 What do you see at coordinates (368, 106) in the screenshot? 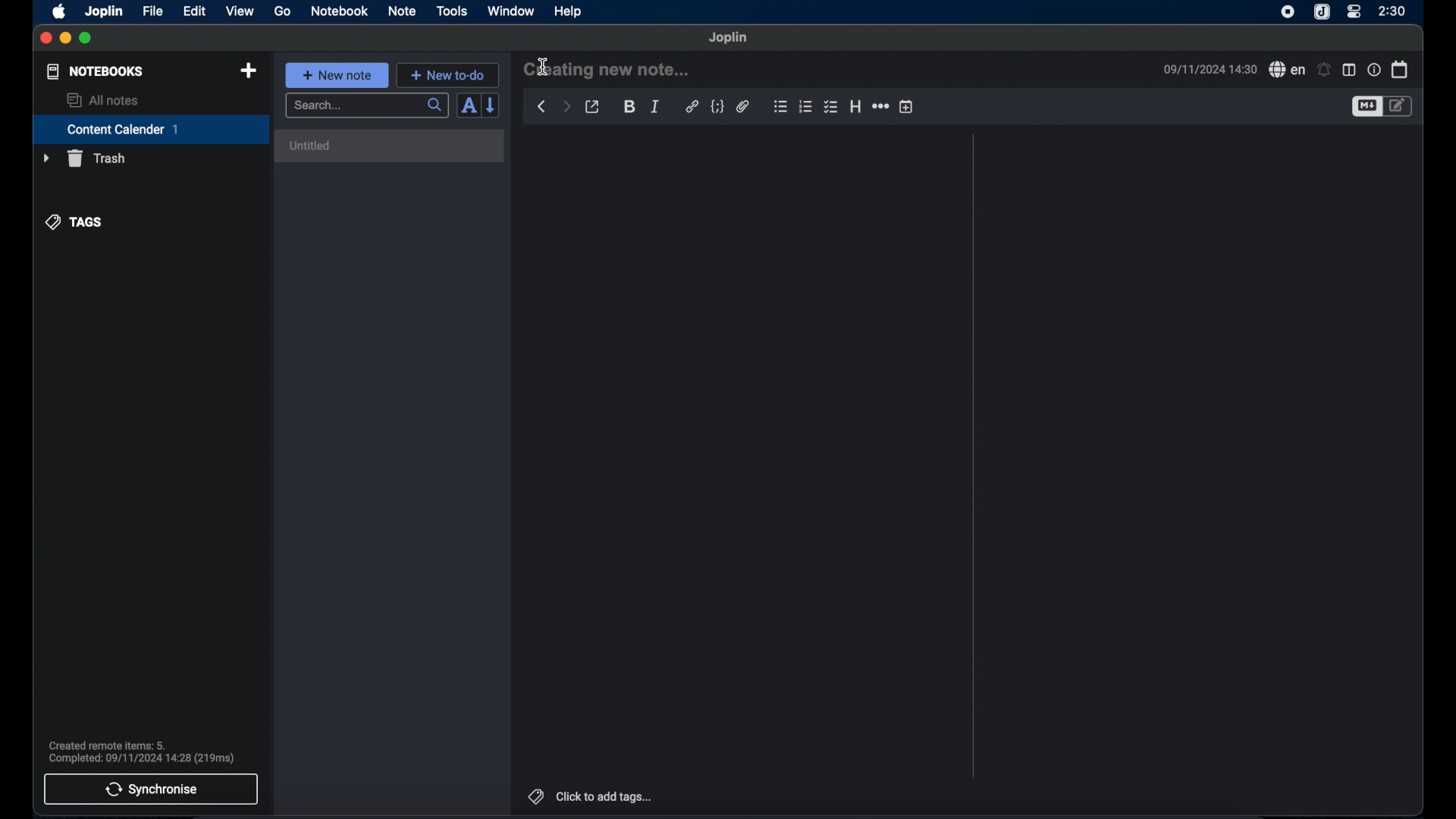
I see `search bar` at bounding box center [368, 106].